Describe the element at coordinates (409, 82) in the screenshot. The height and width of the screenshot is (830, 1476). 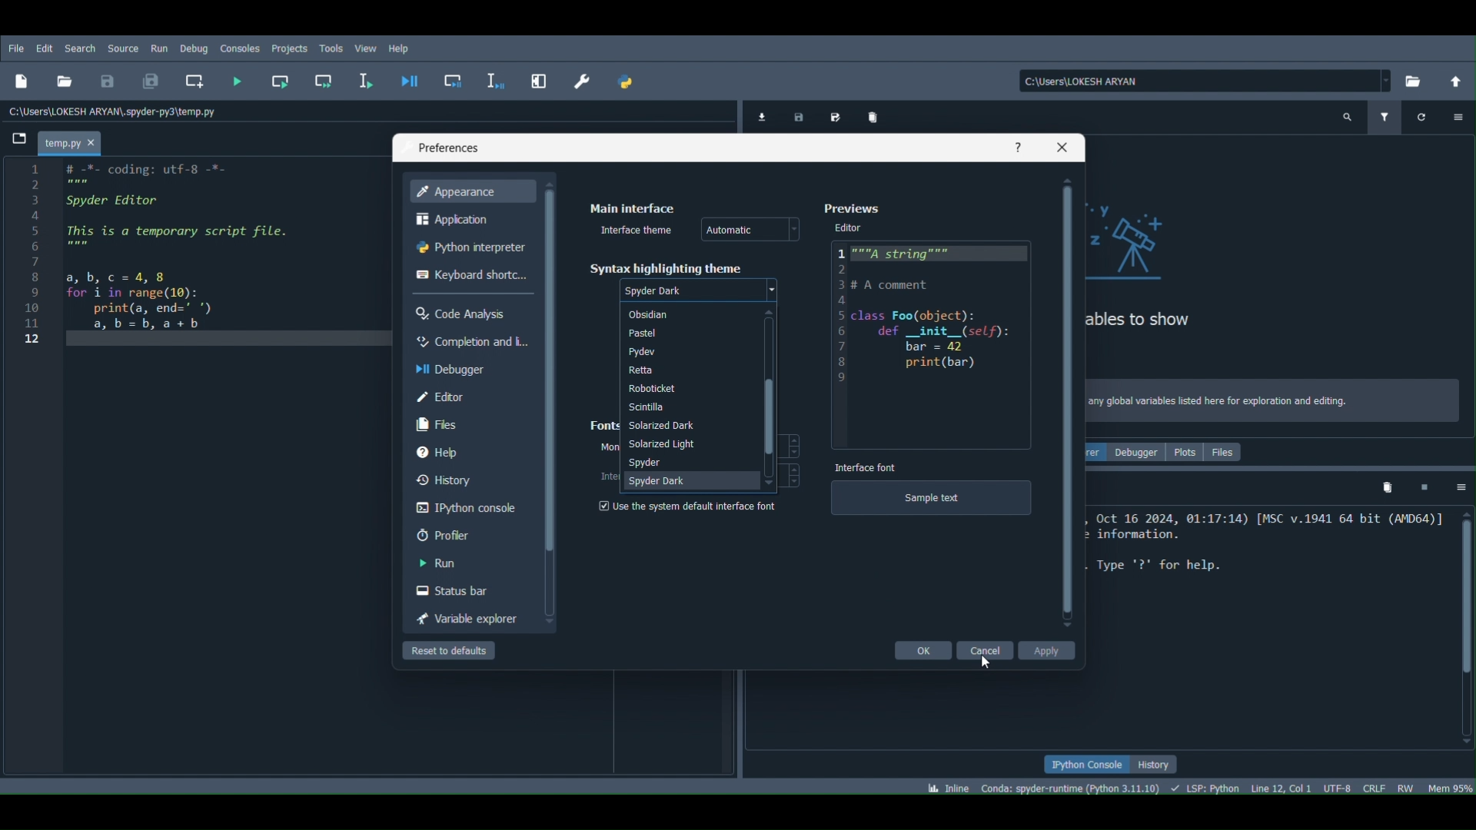
I see `Debug file (Ctrl + F5)` at that location.